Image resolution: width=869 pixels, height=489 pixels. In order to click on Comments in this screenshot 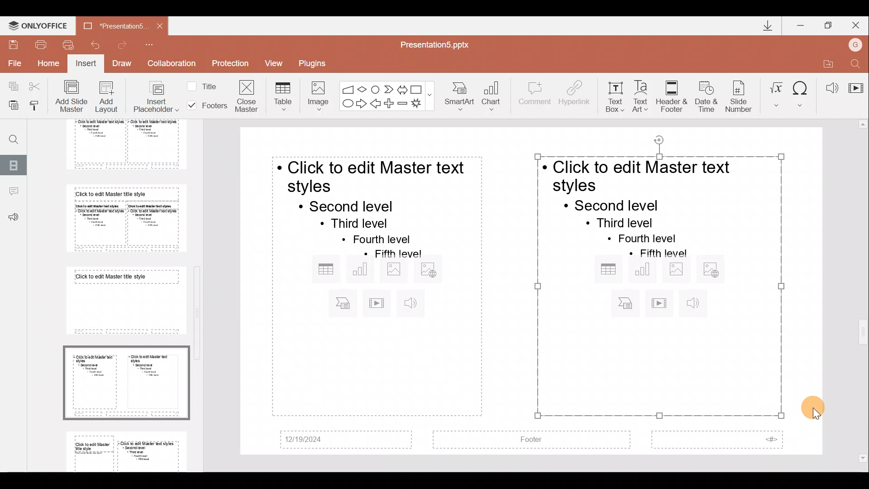, I will do `click(13, 192)`.